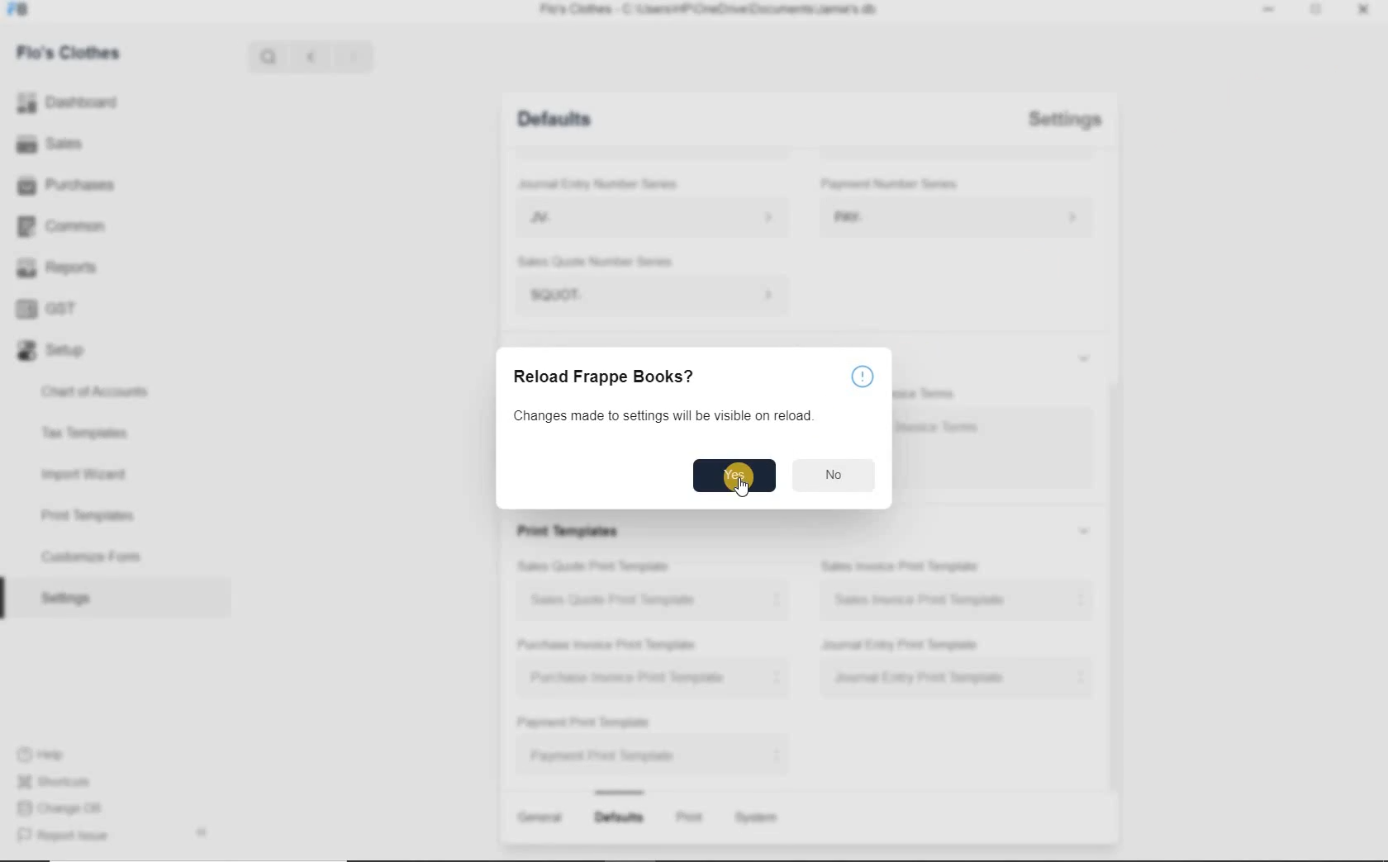  Describe the element at coordinates (606, 643) in the screenshot. I see `Purchase Invoice Print Template` at that location.